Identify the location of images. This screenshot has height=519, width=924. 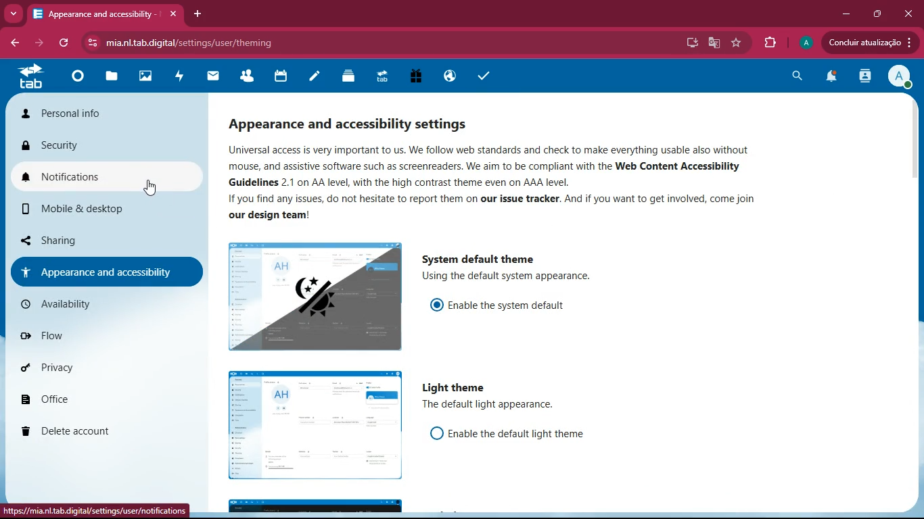
(148, 77).